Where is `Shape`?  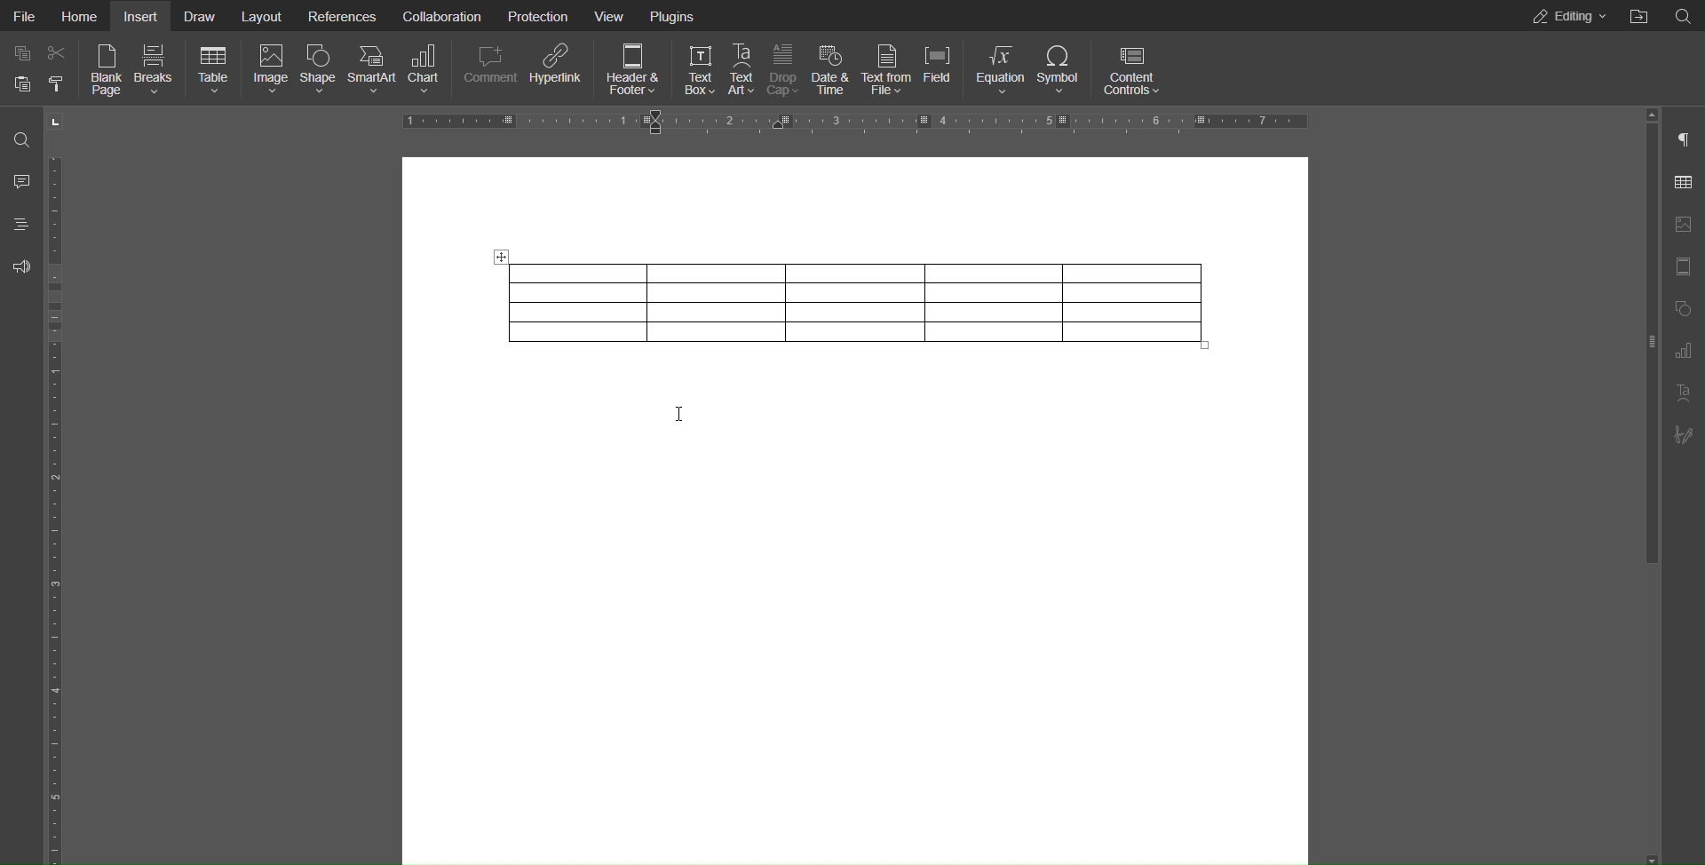
Shape is located at coordinates (323, 70).